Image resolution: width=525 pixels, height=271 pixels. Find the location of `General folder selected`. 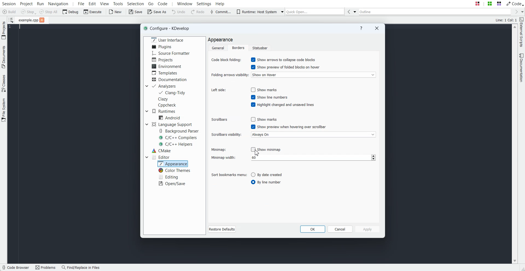

General folder selected is located at coordinates (217, 48).